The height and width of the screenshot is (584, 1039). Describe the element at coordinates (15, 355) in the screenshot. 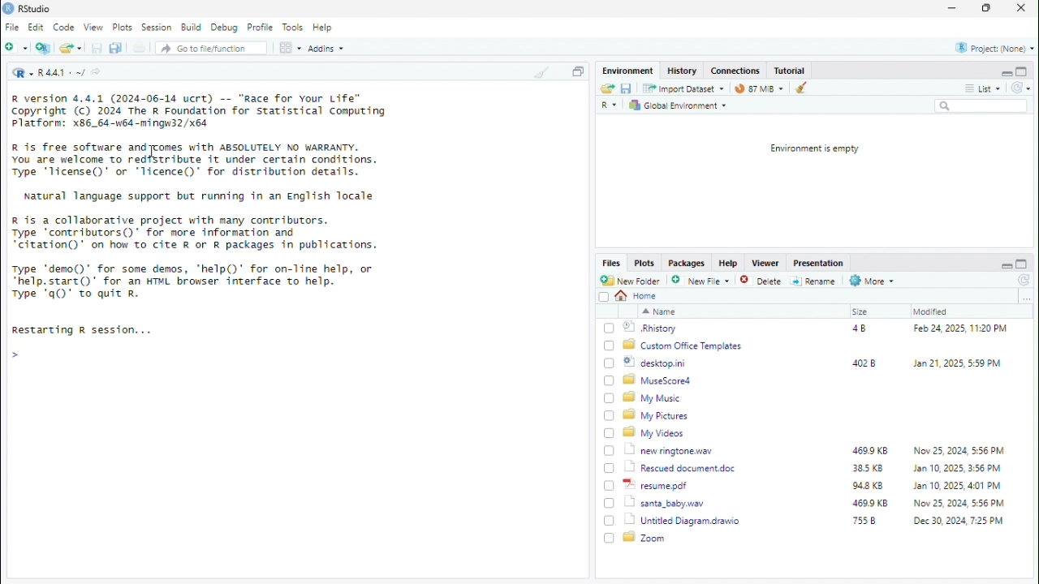

I see `Arrow ` at that location.